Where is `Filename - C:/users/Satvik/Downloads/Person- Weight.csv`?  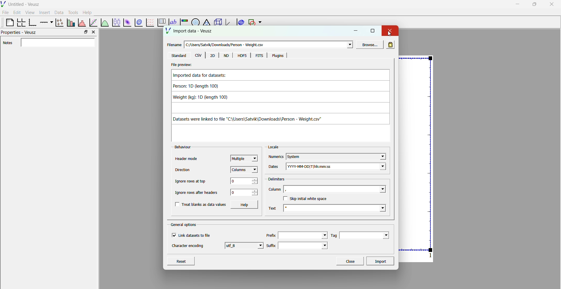
Filename - C:/users/Satvik/Downloads/Person- Weight.csv is located at coordinates (222, 43).